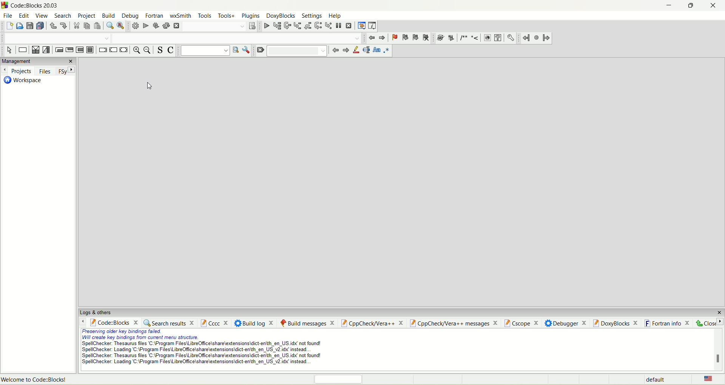  Describe the element at coordinates (23, 14) in the screenshot. I see `edit` at that location.